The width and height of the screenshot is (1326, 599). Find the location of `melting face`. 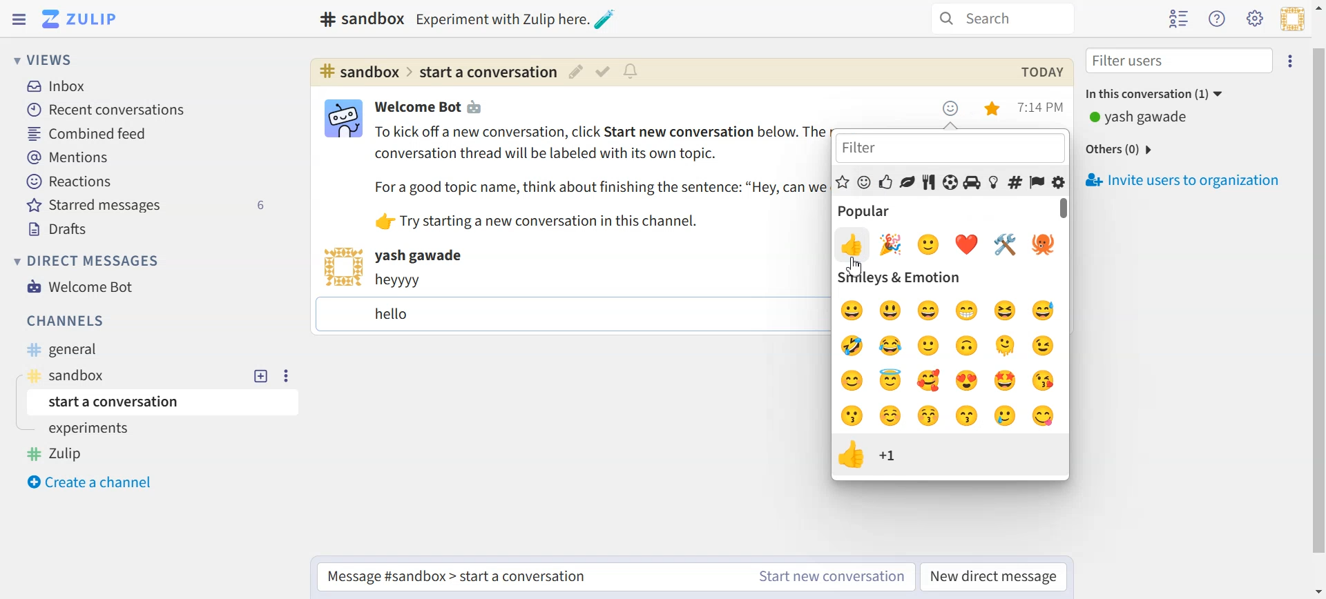

melting face is located at coordinates (1005, 344).